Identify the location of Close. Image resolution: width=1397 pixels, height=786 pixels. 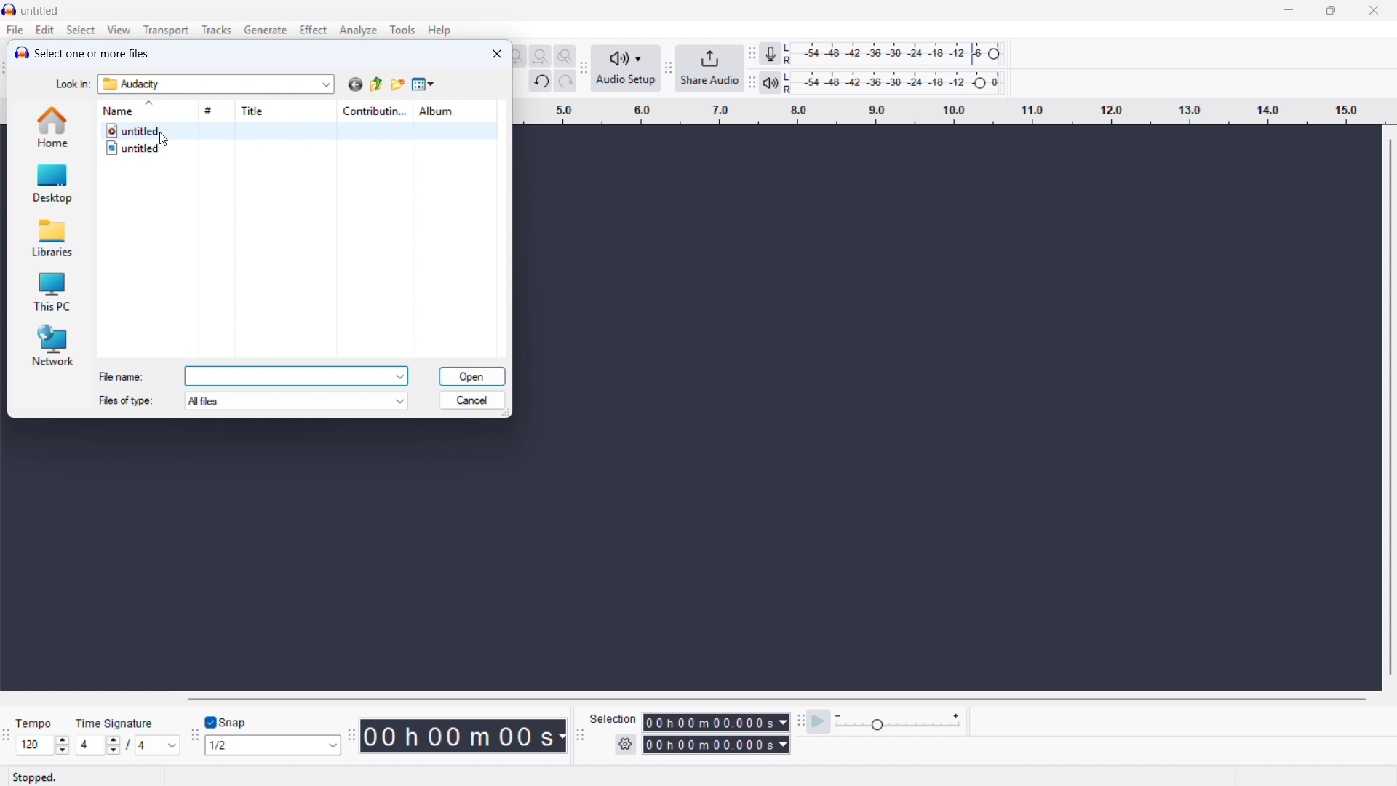
(1374, 12).